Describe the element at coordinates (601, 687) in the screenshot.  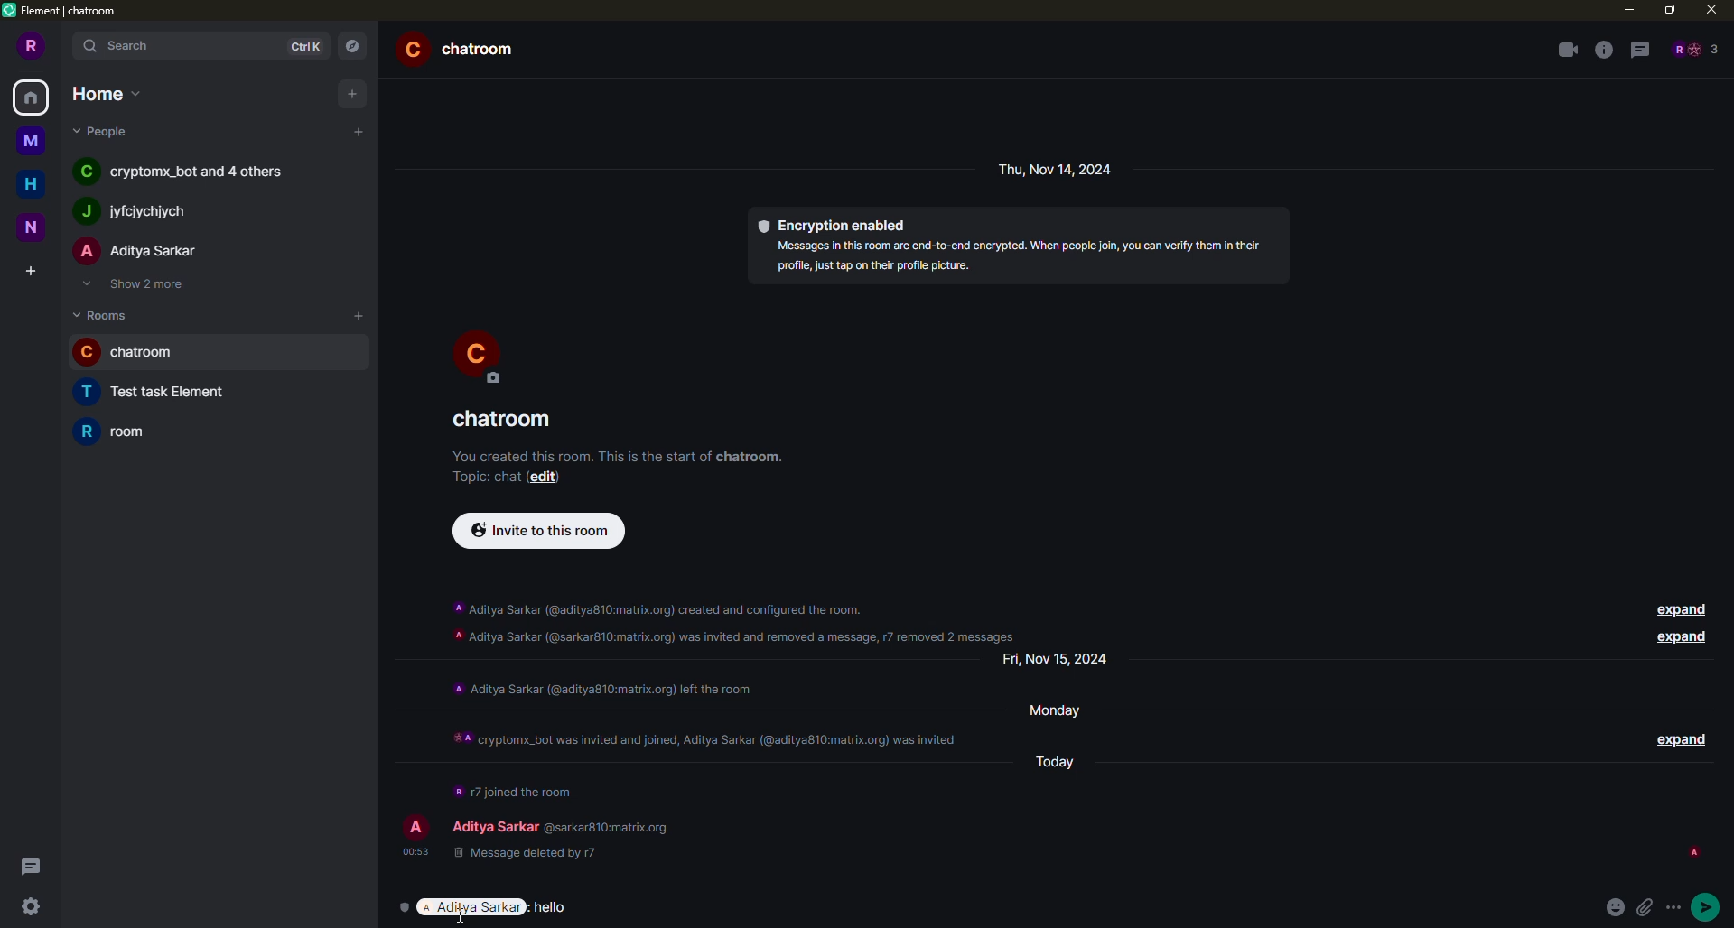
I see `info` at that location.